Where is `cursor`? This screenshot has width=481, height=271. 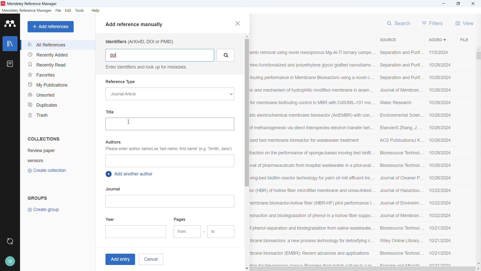
cursor is located at coordinates (129, 122).